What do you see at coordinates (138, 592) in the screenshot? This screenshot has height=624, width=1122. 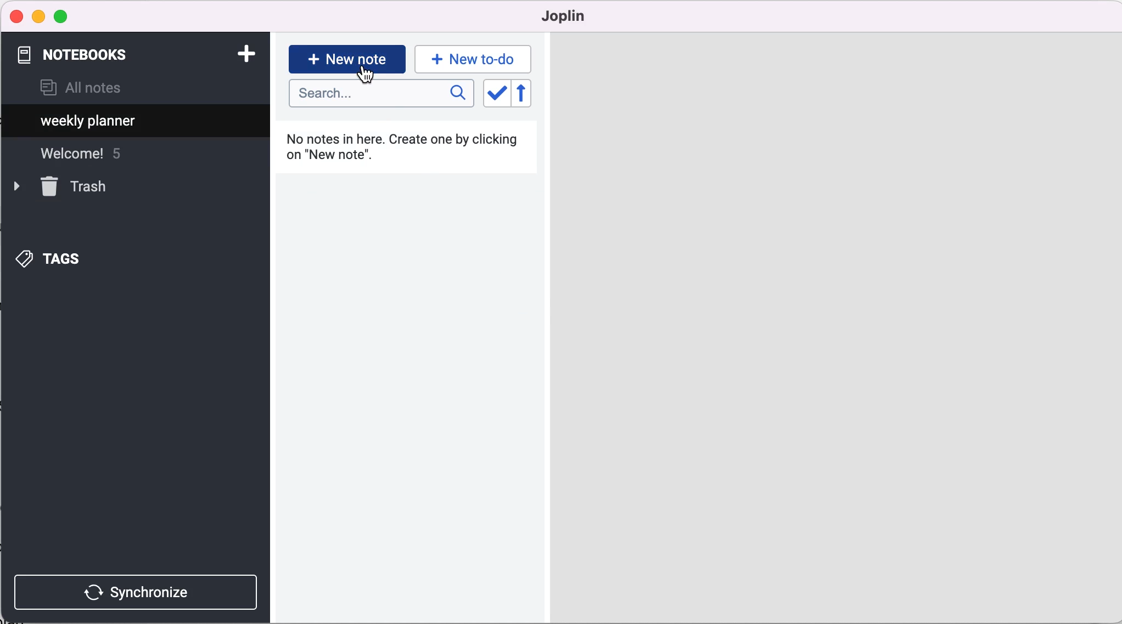 I see `synchronize` at bounding box center [138, 592].